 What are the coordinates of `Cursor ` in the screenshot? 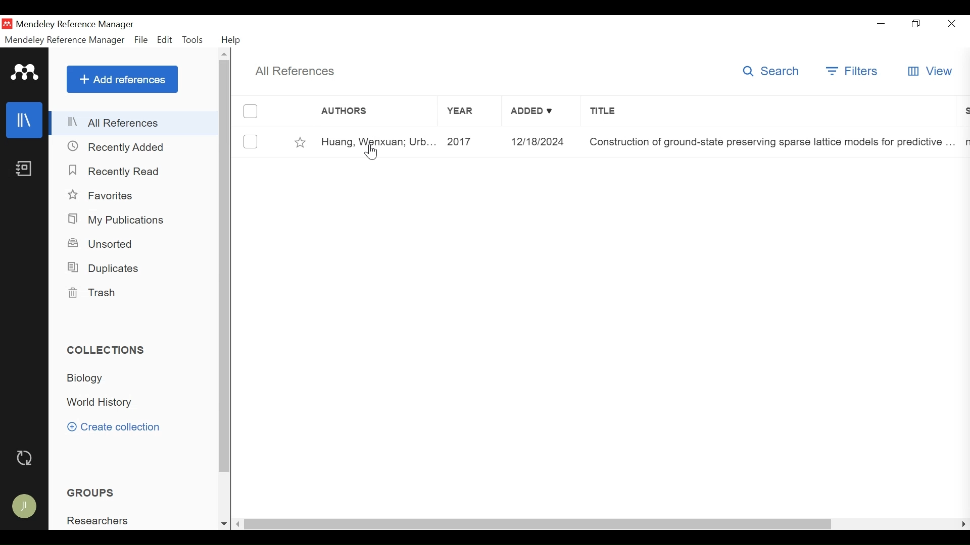 It's located at (371, 151).